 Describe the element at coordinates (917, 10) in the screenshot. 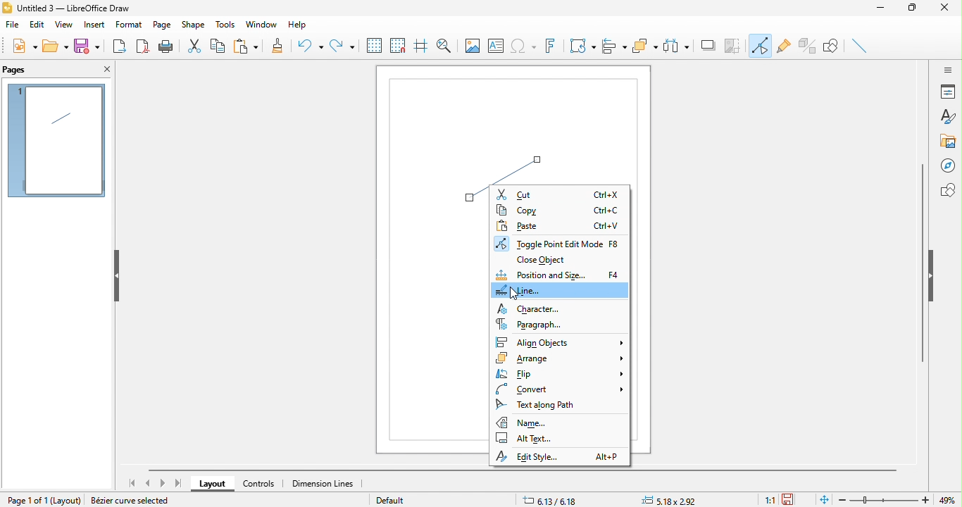

I see `maximize` at that location.